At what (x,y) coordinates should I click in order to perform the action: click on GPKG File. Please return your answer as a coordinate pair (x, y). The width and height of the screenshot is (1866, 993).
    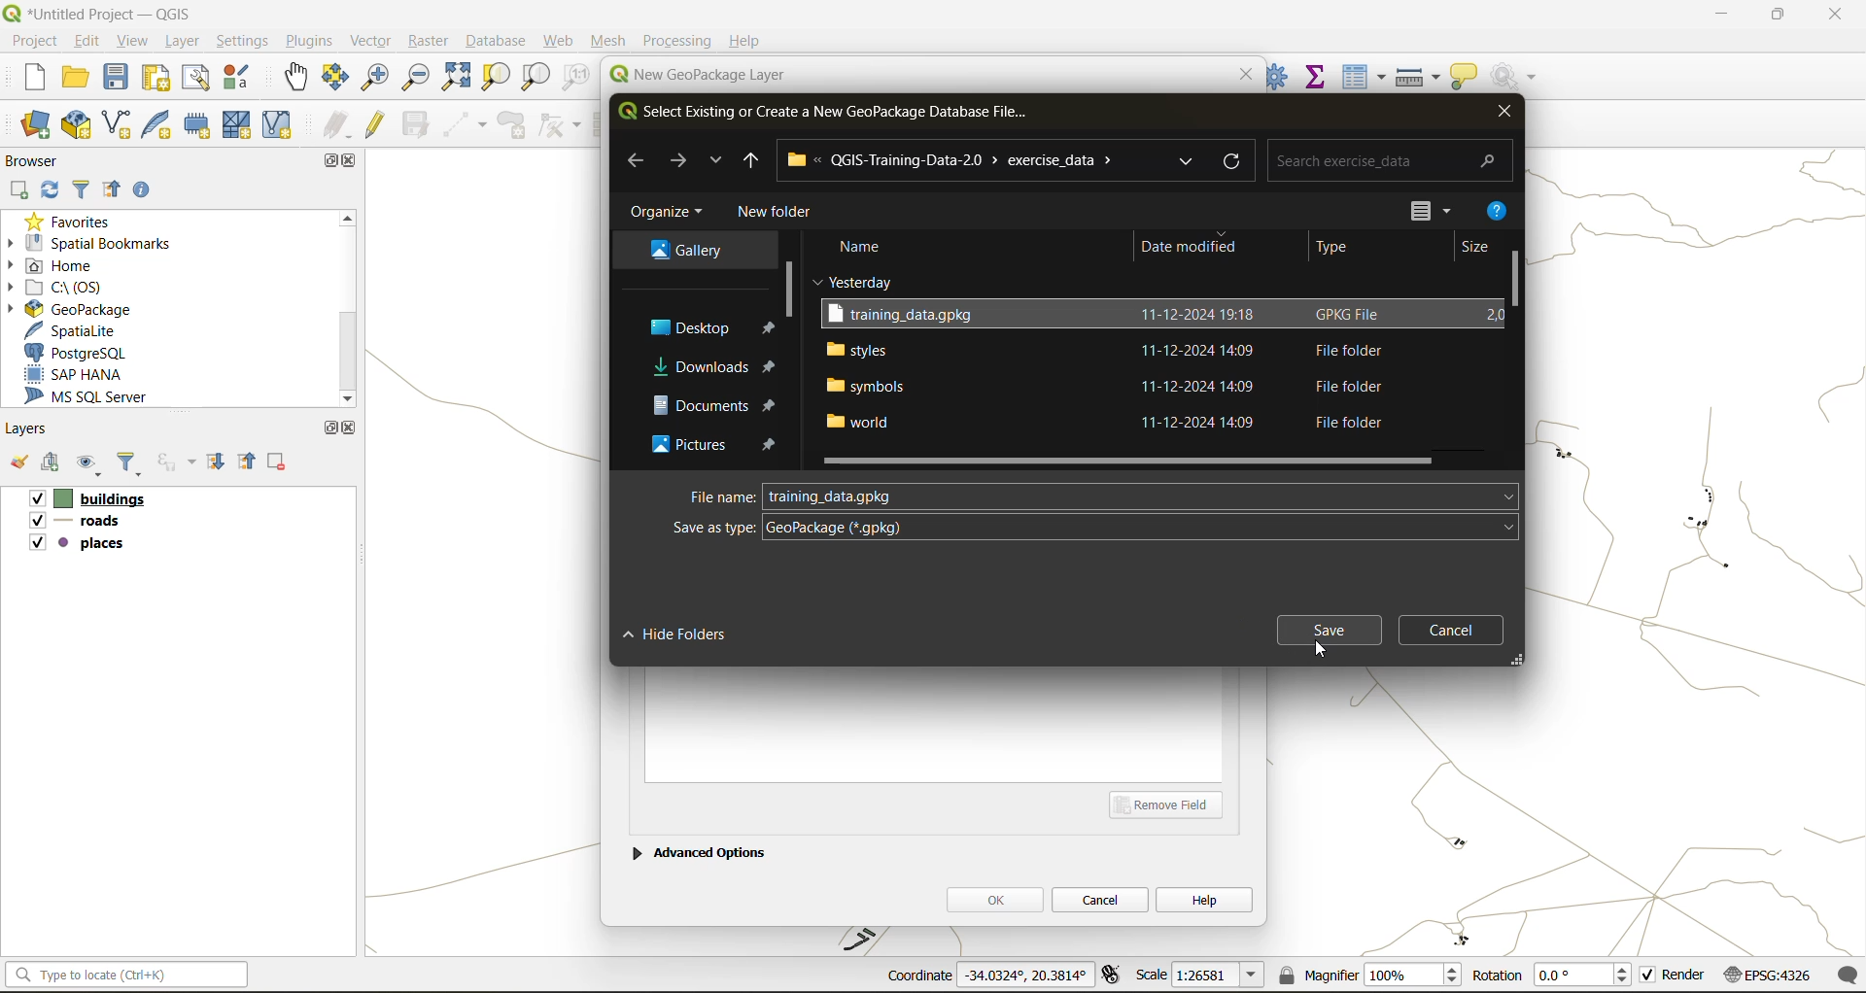
    Looking at the image, I should click on (1351, 314).